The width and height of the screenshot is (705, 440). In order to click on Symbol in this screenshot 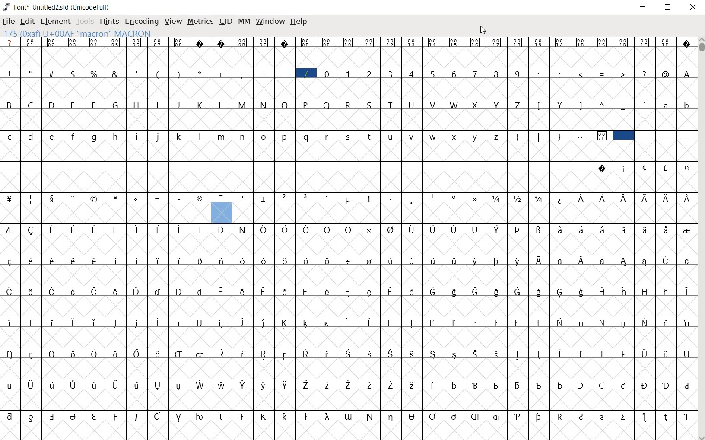, I will do `click(581, 229)`.